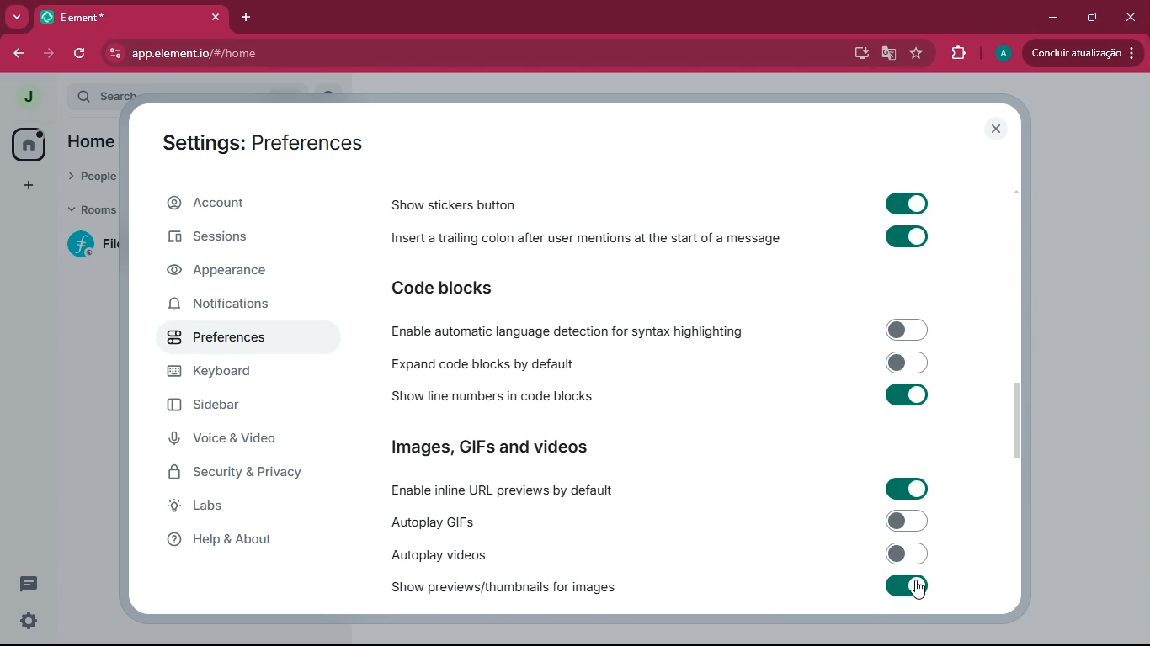 Image resolution: width=1150 pixels, height=646 pixels. Describe the element at coordinates (224, 237) in the screenshot. I see `Sessions` at that location.